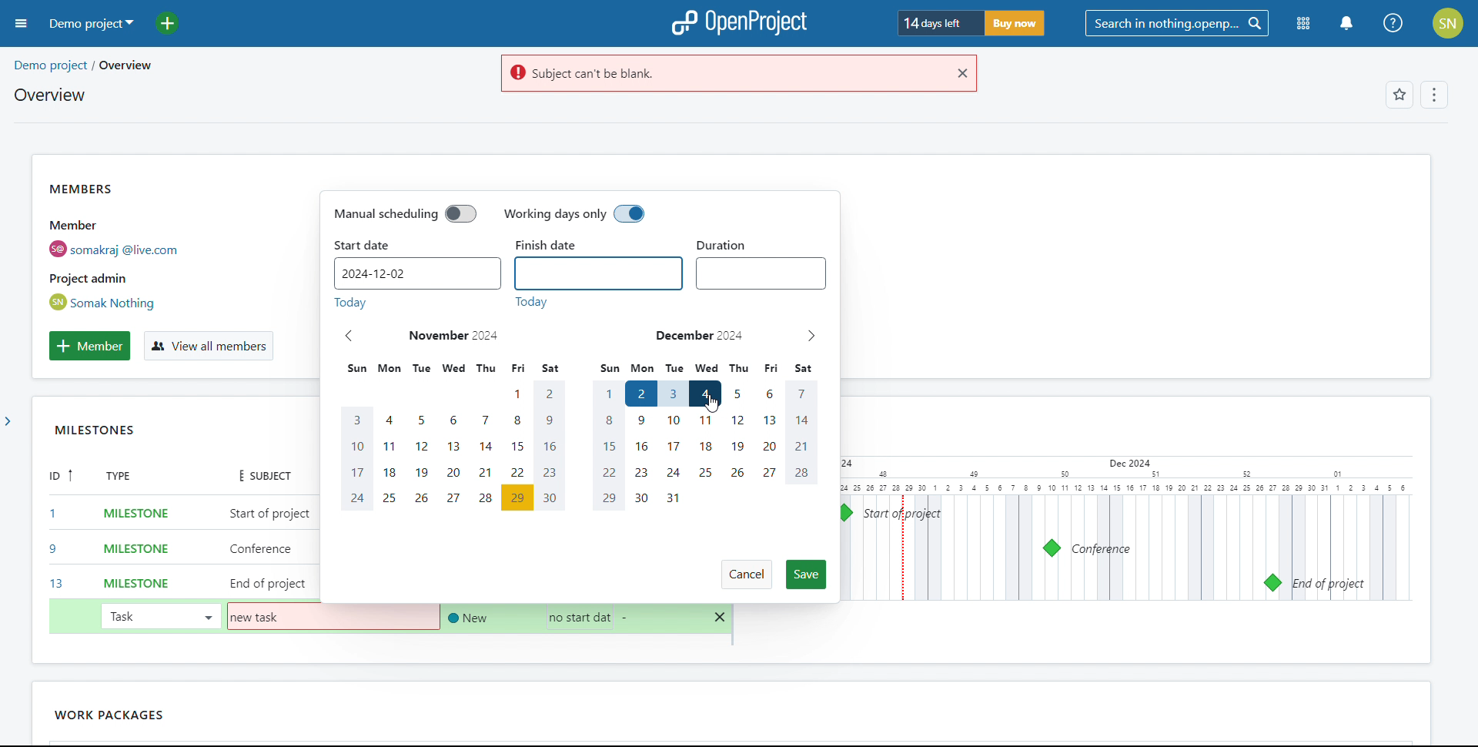 This screenshot has height=747, width=1478. I want to click on manual scheduling, so click(404, 213).